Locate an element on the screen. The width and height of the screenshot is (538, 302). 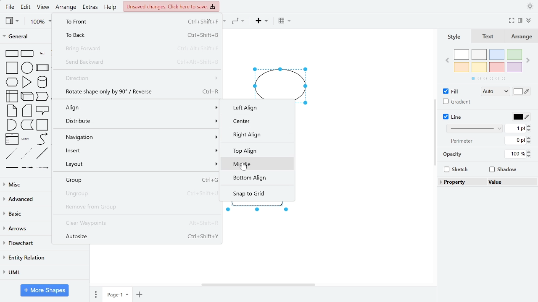
to back is located at coordinates (140, 35).